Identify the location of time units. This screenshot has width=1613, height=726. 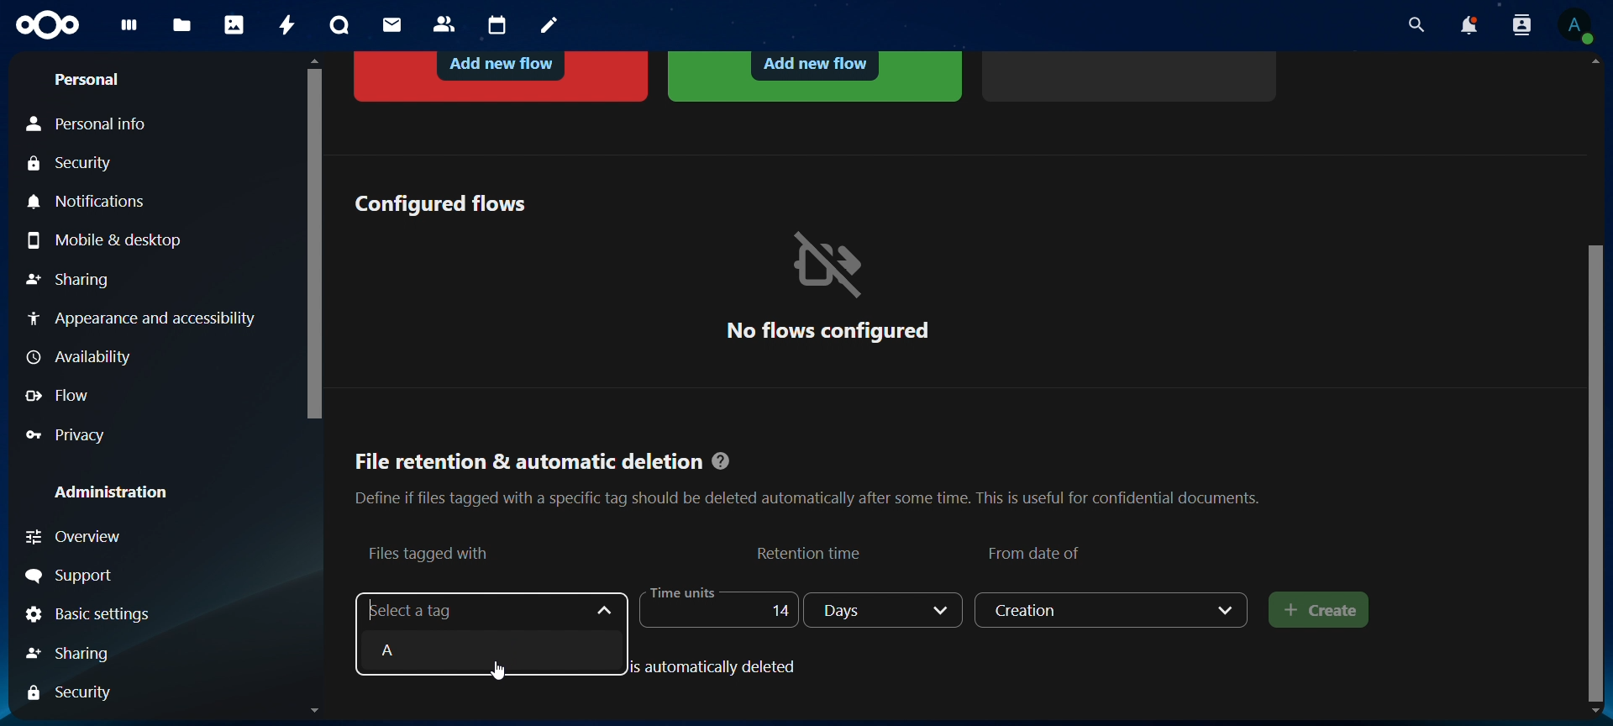
(714, 608).